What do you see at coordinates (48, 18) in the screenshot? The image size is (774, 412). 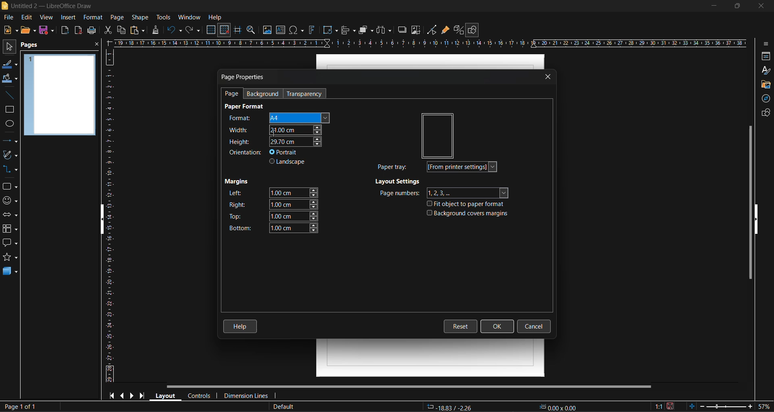 I see `view` at bounding box center [48, 18].